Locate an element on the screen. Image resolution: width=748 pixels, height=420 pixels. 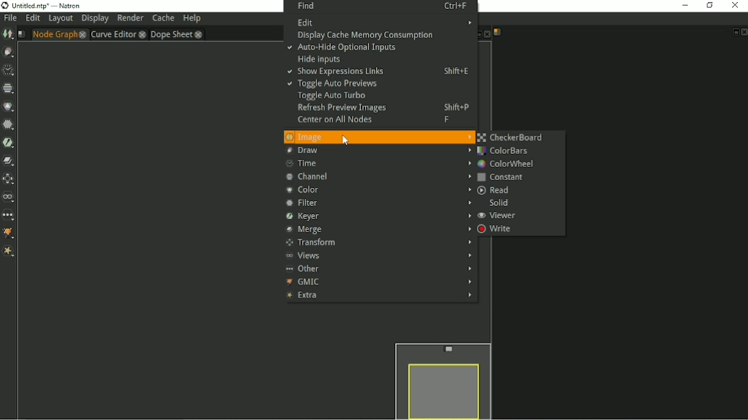
Filter is located at coordinates (8, 124).